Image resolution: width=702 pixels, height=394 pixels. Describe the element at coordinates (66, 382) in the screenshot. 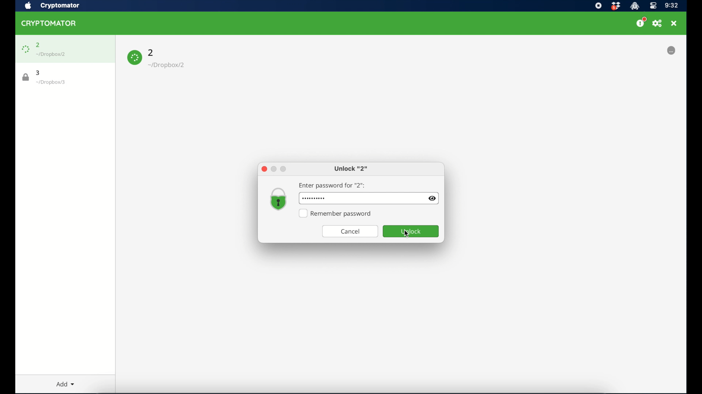

I see `Add dropdown` at that location.